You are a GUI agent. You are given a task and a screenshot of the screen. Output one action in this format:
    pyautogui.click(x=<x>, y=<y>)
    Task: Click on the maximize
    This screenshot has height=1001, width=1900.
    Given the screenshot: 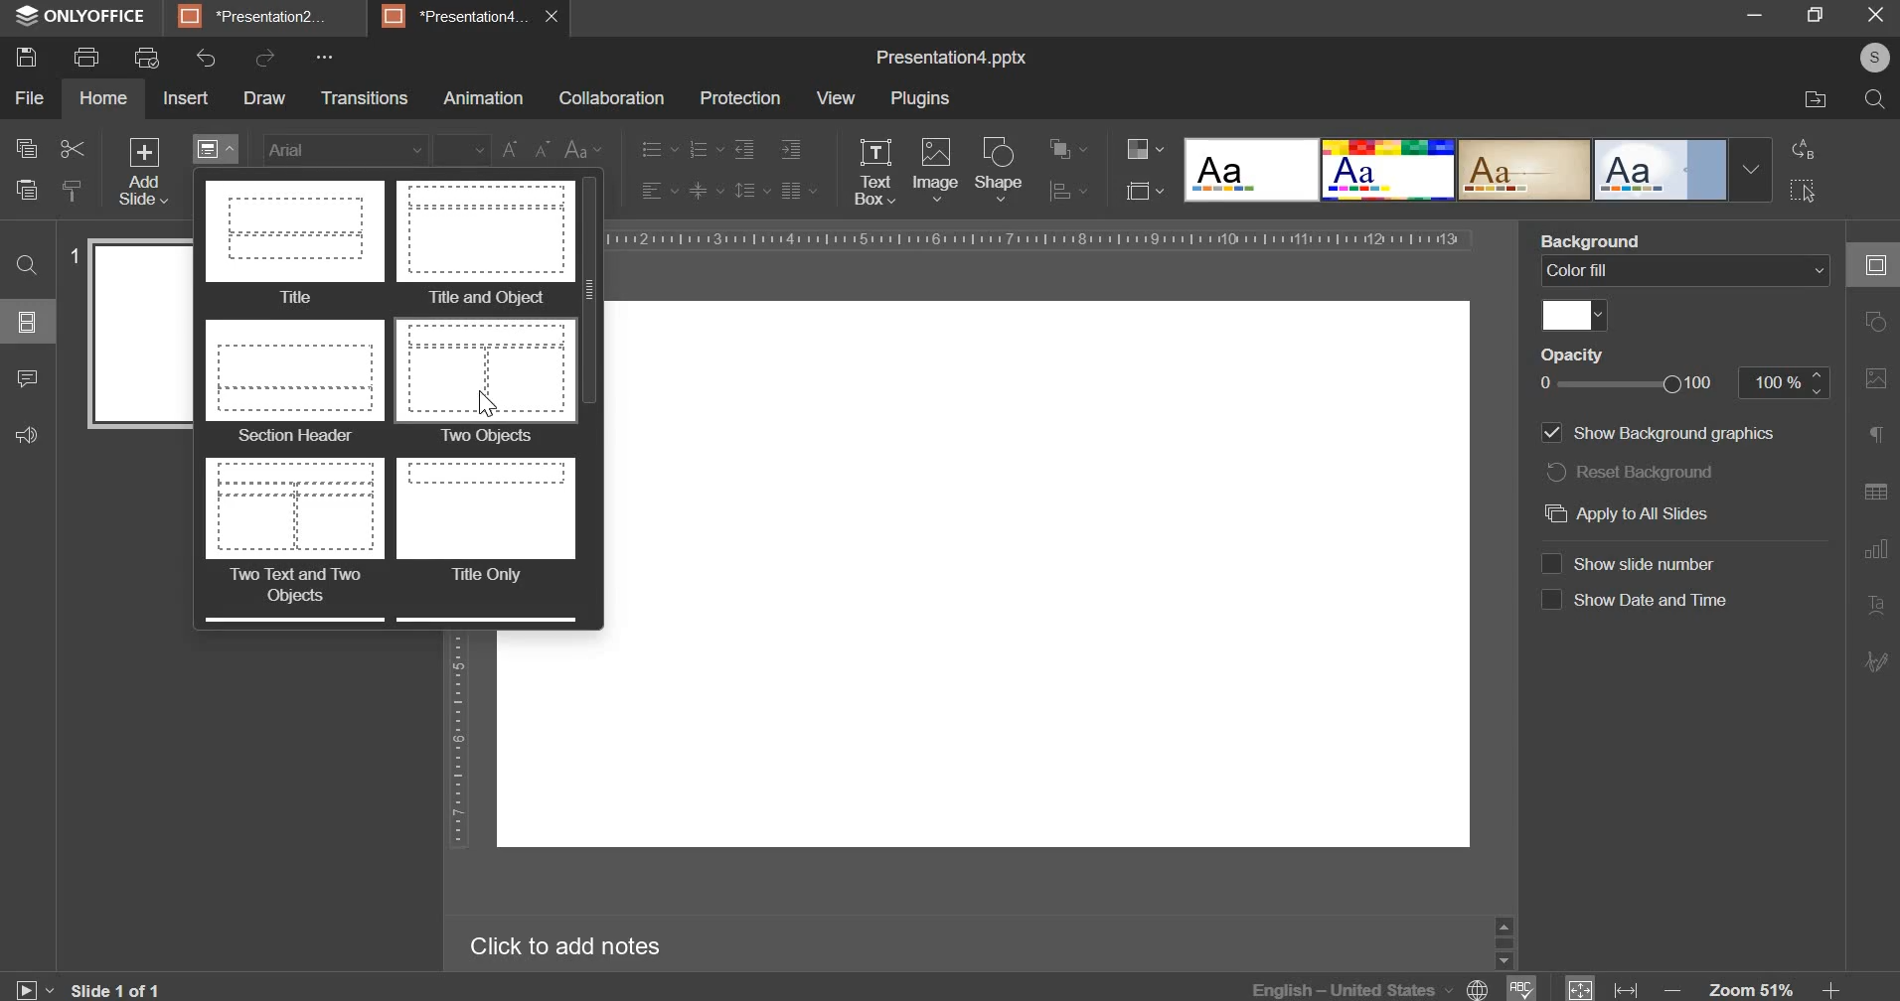 What is the action you would take?
    pyautogui.click(x=1818, y=14)
    